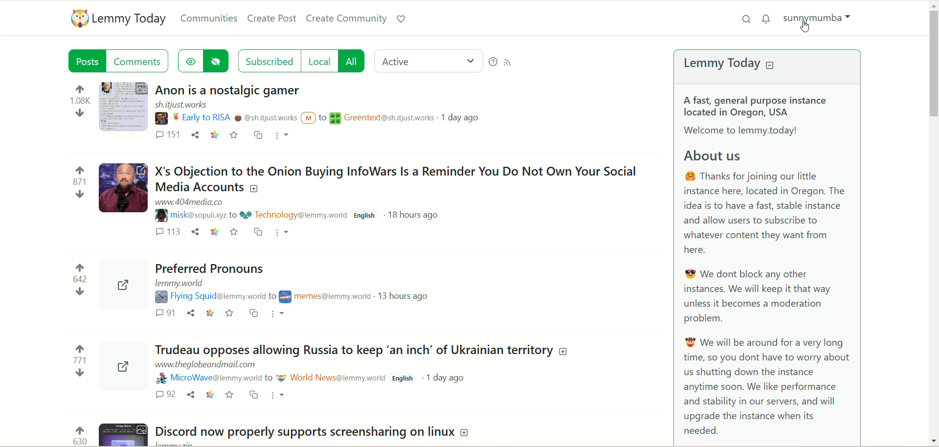 This screenshot has width=939, height=447. What do you see at coordinates (366, 214) in the screenshot?
I see `English` at bounding box center [366, 214].